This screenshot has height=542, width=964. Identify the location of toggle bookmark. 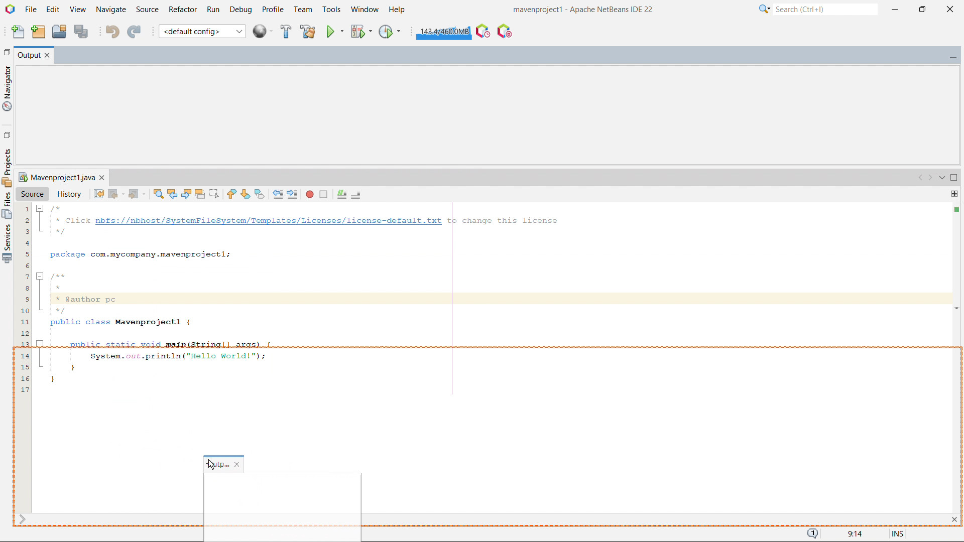
(260, 194).